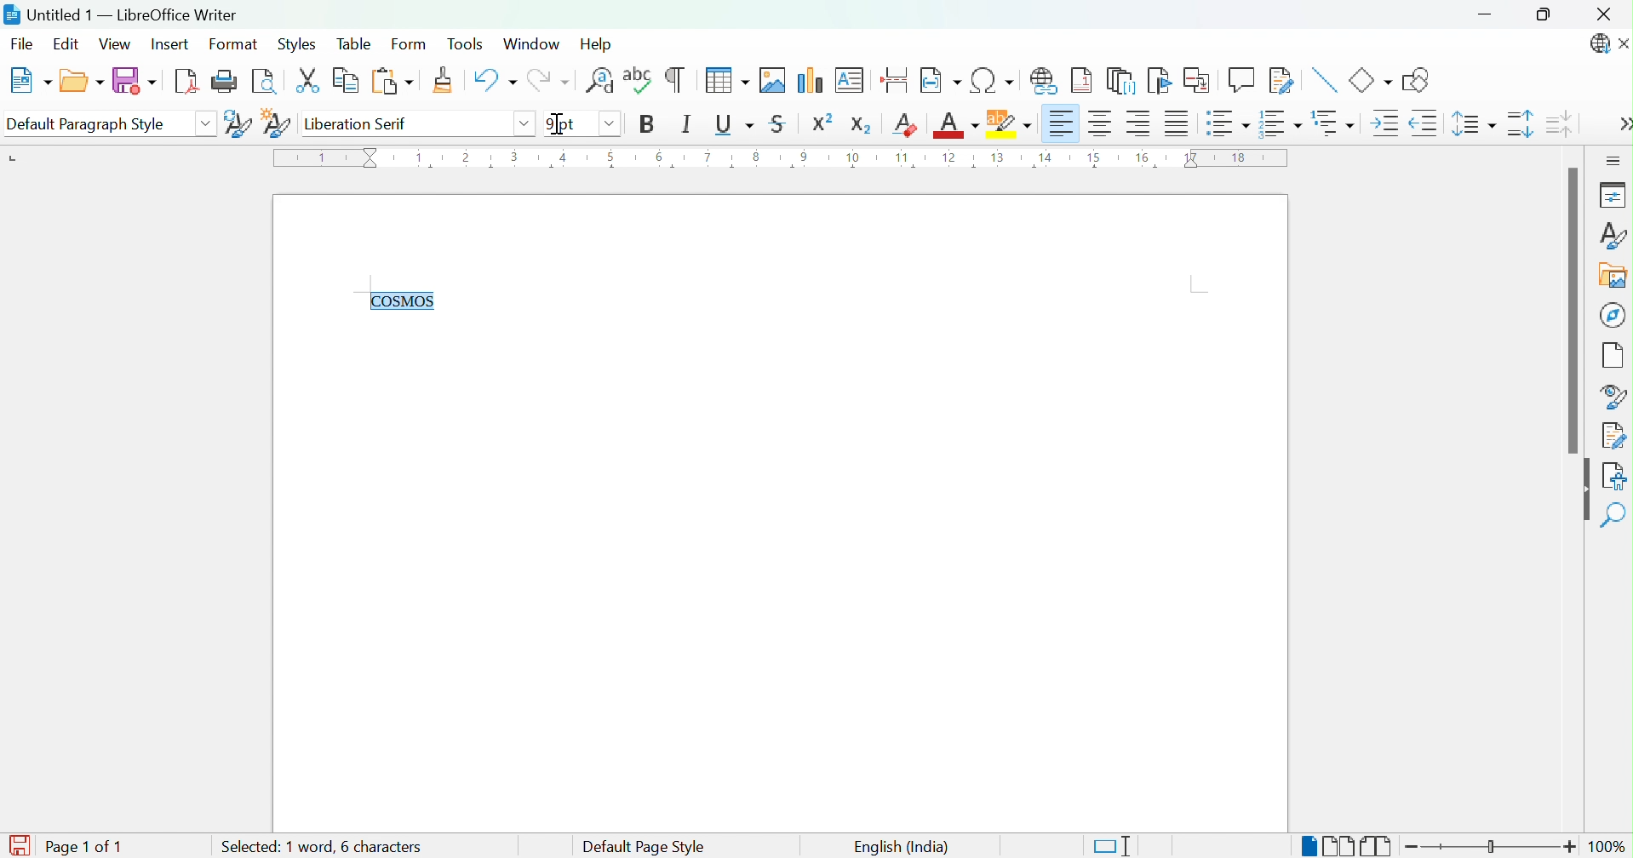 The image size is (1633, 858). I want to click on Tools, so click(467, 43).